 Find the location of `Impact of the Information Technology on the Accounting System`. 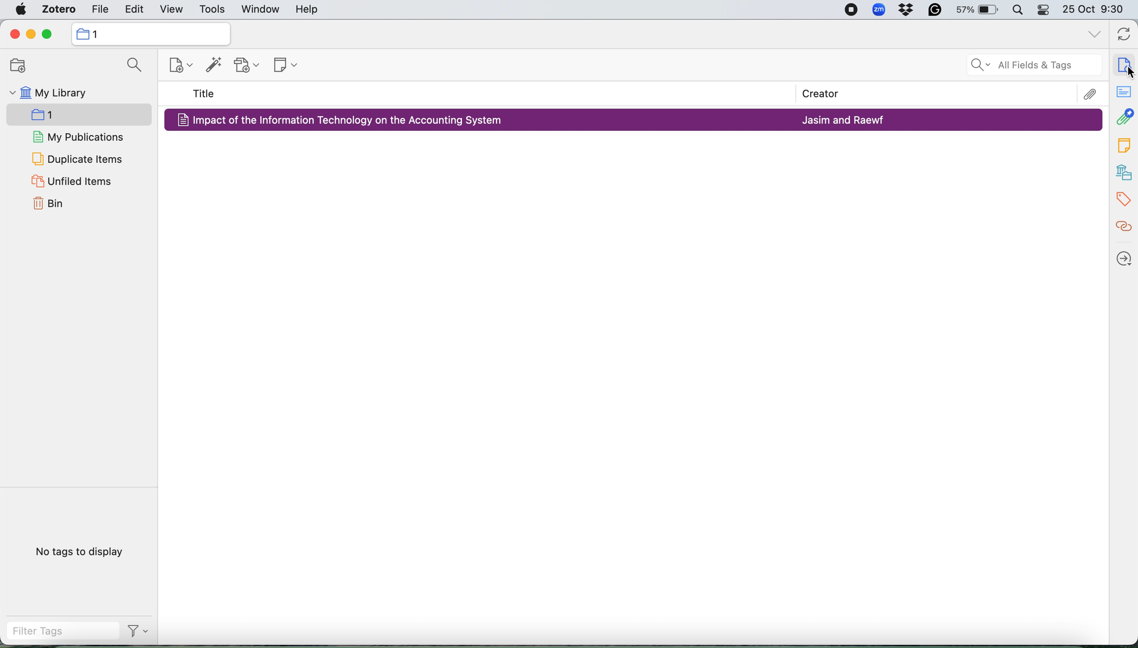

Impact of the Information Technology on the Accounting System is located at coordinates (349, 120).